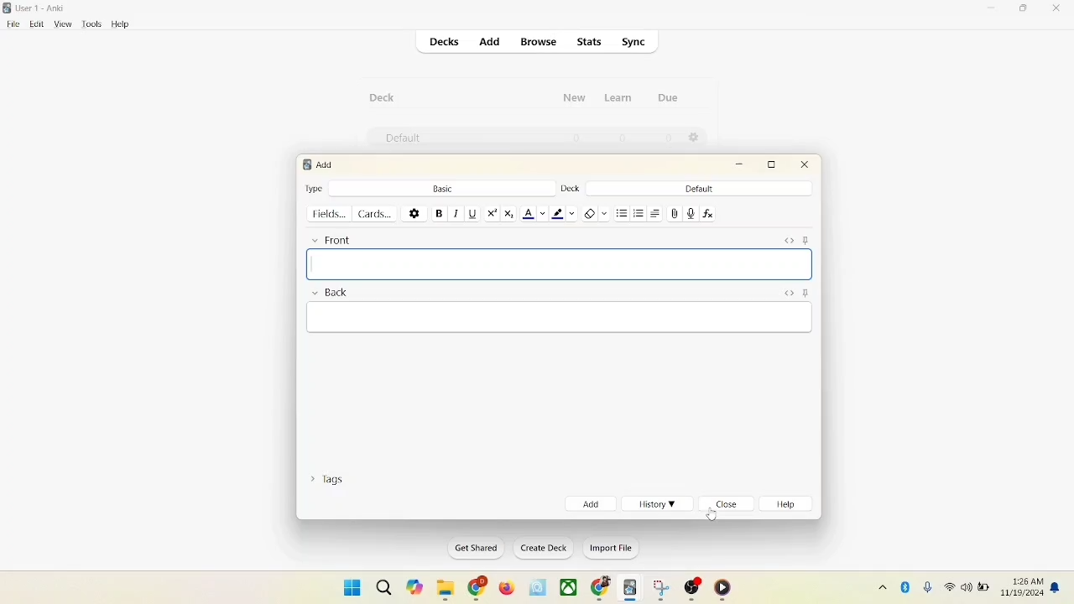 Image resolution: width=1074 pixels, height=604 pixels. I want to click on new, so click(575, 100).